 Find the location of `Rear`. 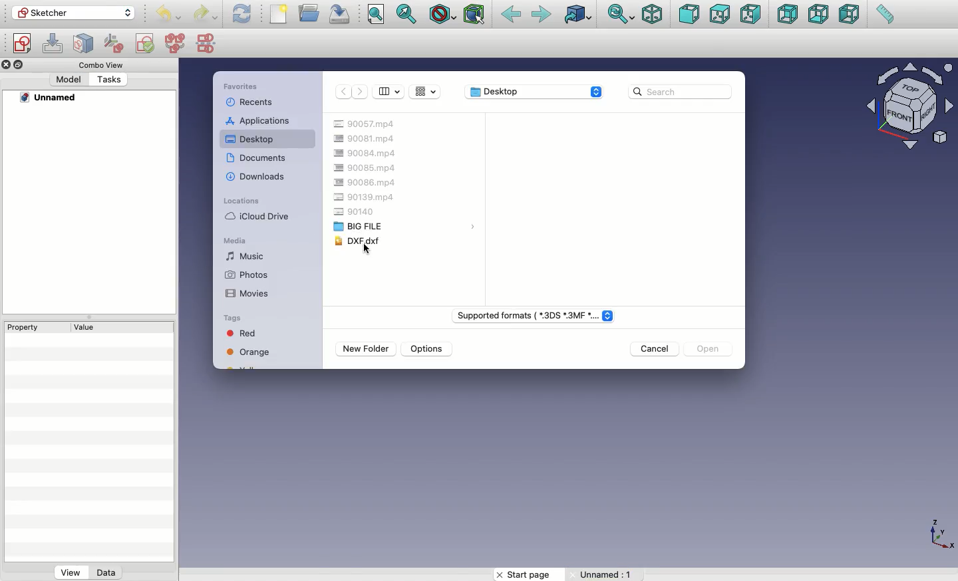

Rear is located at coordinates (787, 14).